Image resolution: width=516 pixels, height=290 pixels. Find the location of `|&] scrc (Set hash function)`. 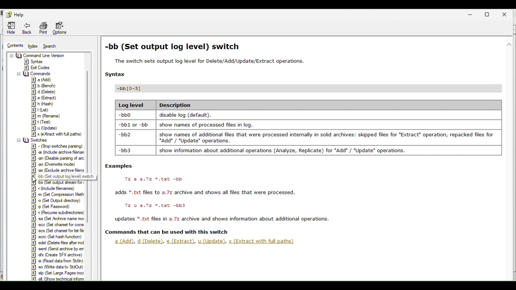

|&] scrc (Set hash function) is located at coordinates (56, 237).